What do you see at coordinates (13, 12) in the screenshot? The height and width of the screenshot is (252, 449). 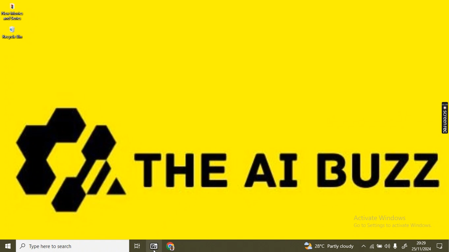 I see `New Movies and Series` at bounding box center [13, 12].